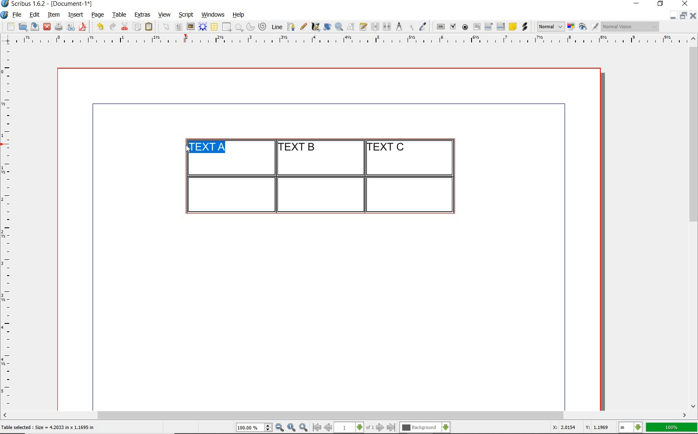  I want to click on page, so click(98, 15).